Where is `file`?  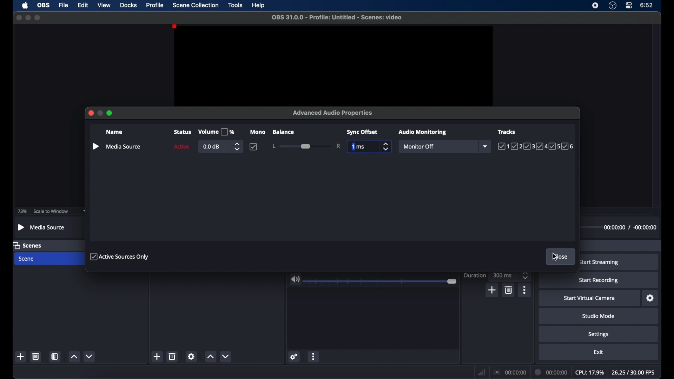
file is located at coordinates (63, 5).